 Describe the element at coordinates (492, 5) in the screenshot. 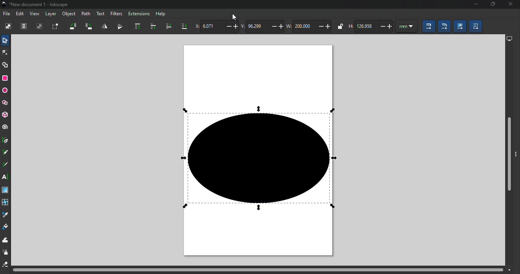

I see `Maximize` at that location.